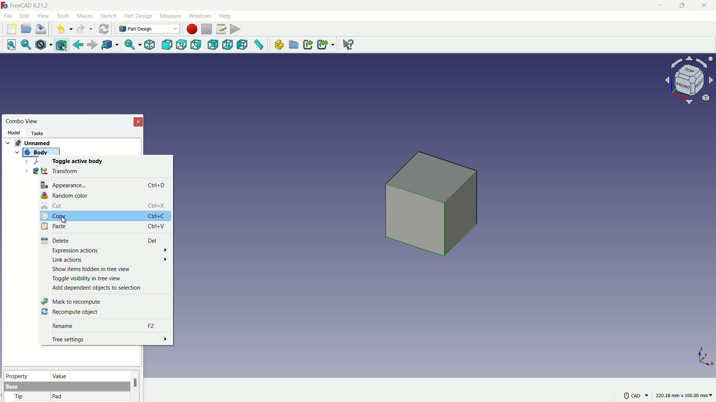  What do you see at coordinates (106, 205) in the screenshot?
I see `Cut Ctrl+X` at bounding box center [106, 205].